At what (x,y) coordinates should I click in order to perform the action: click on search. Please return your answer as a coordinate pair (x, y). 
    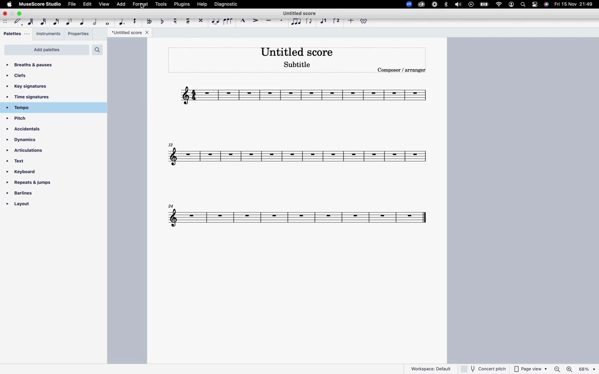
    Looking at the image, I should click on (97, 50).